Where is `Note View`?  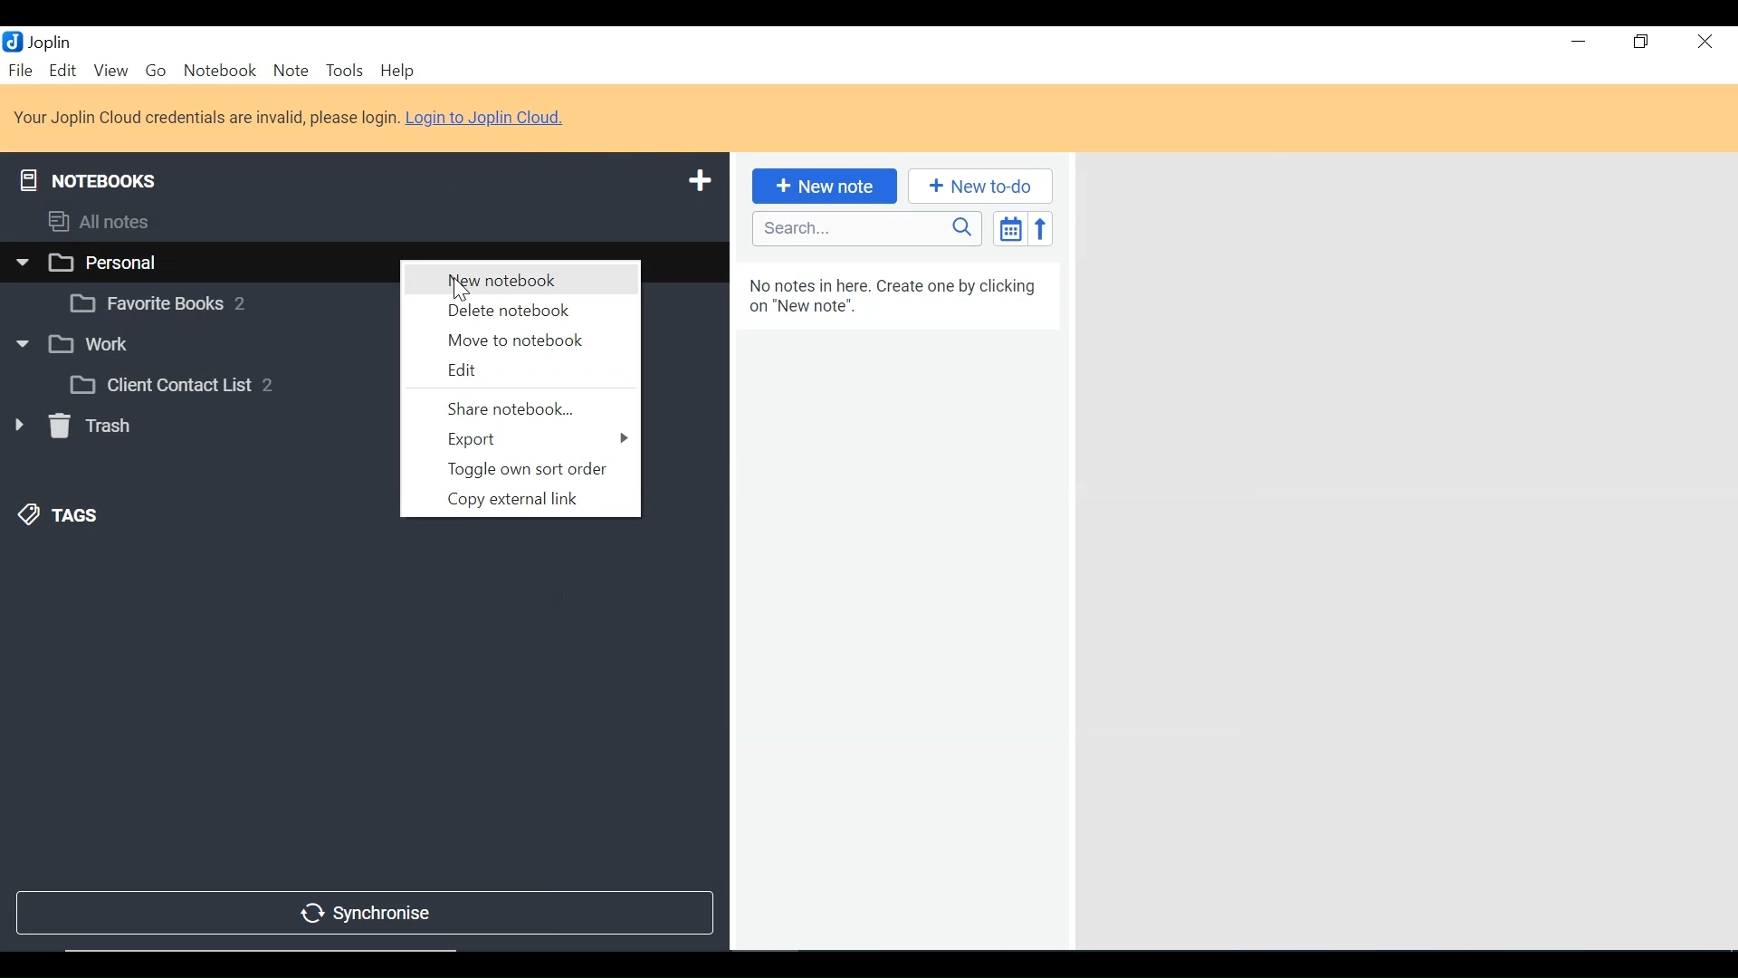 Note View is located at coordinates (1403, 549).